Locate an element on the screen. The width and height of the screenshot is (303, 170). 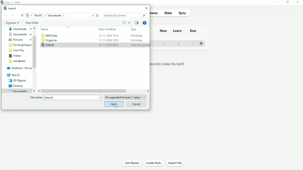
Up to "This PC" is located at coordinates (22, 16).